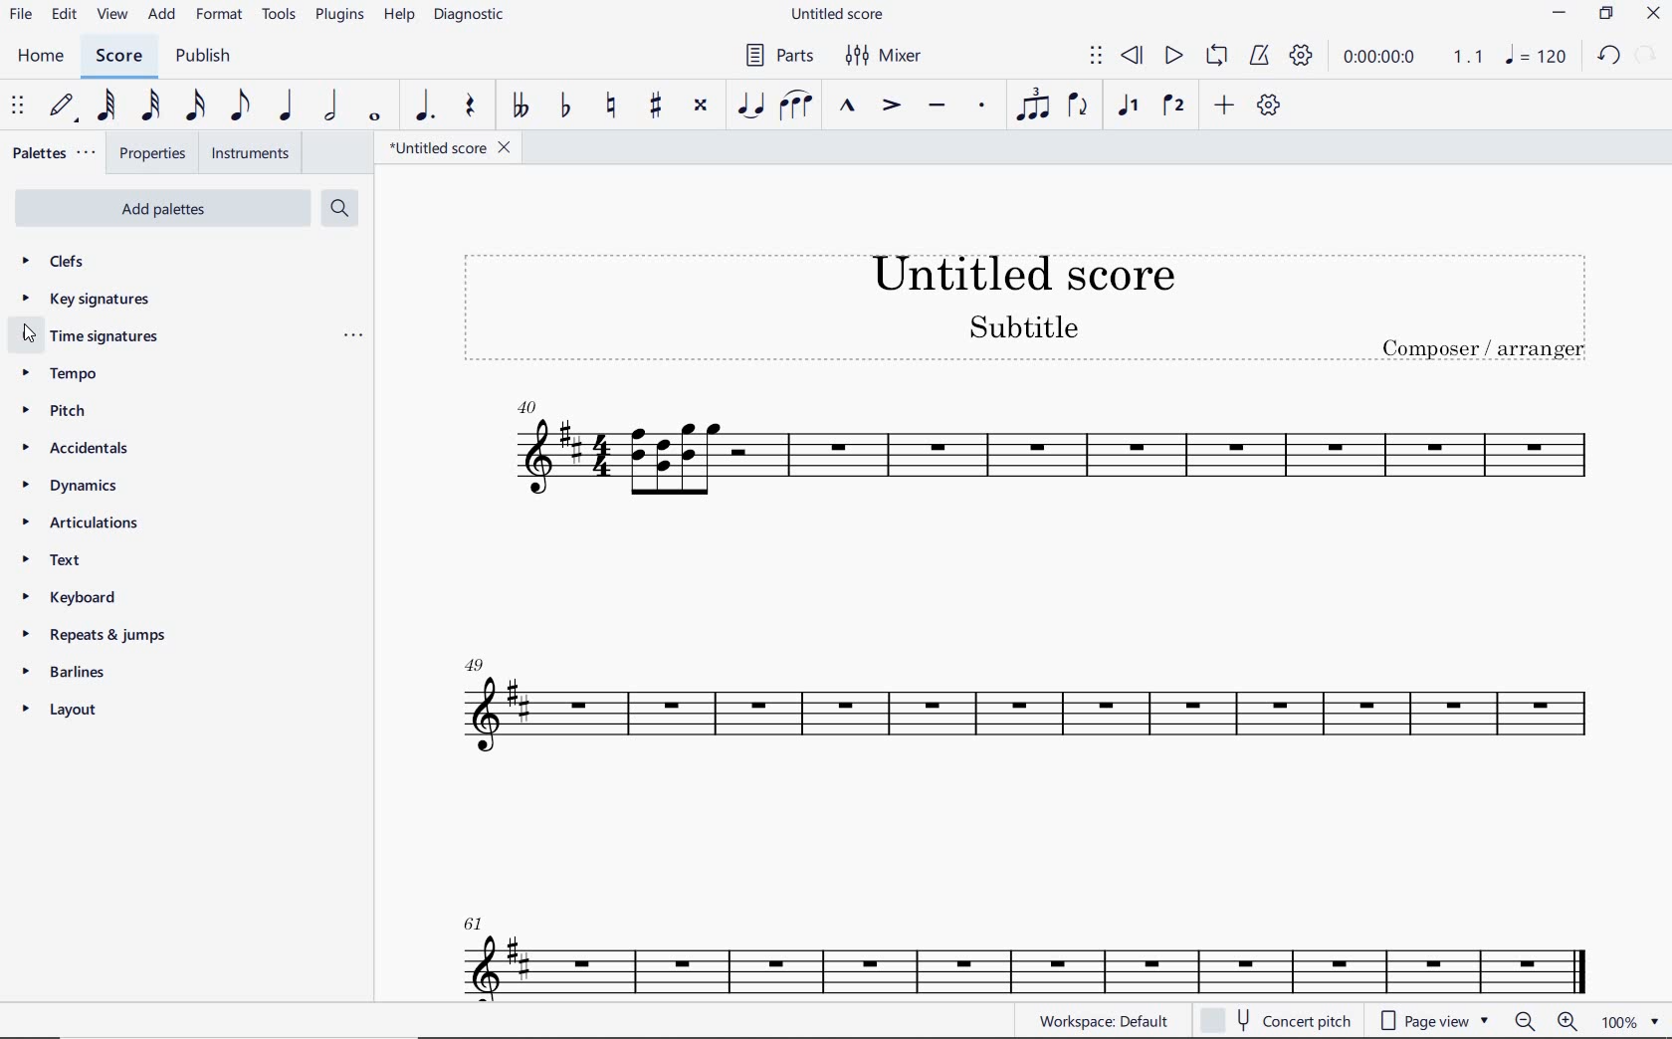 The image size is (1672, 1039). Describe the element at coordinates (1647, 54) in the screenshot. I see `REDO` at that location.